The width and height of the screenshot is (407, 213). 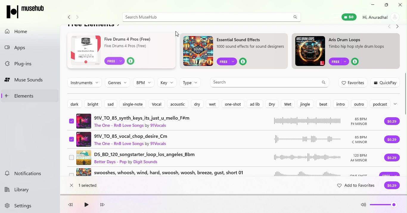 I want to click on Elements, so click(x=30, y=95).